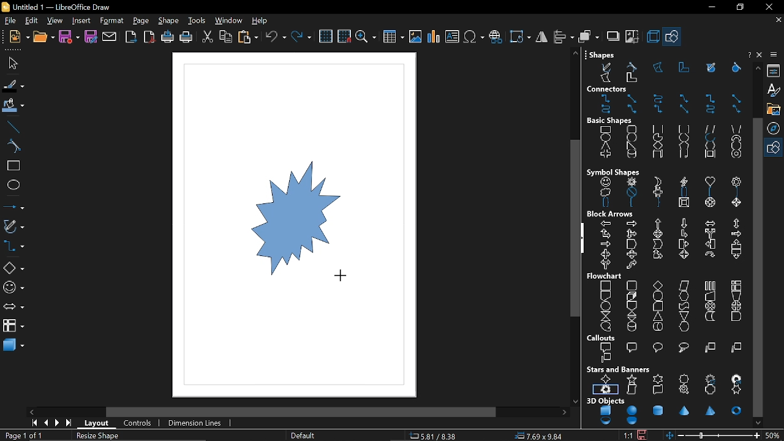 This screenshot has height=441, width=784. I want to click on tools, so click(197, 21).